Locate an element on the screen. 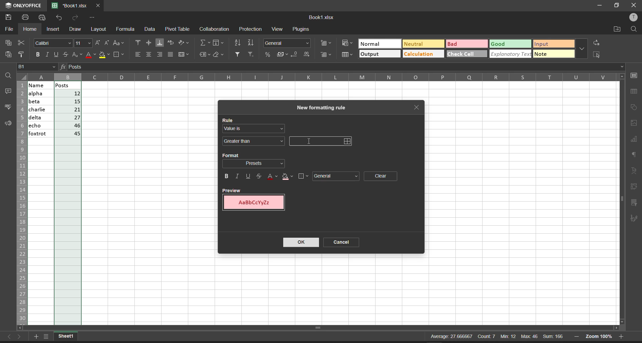 This screenshot has height=343, width=642. scroll down is located at coordinates (625, 320).